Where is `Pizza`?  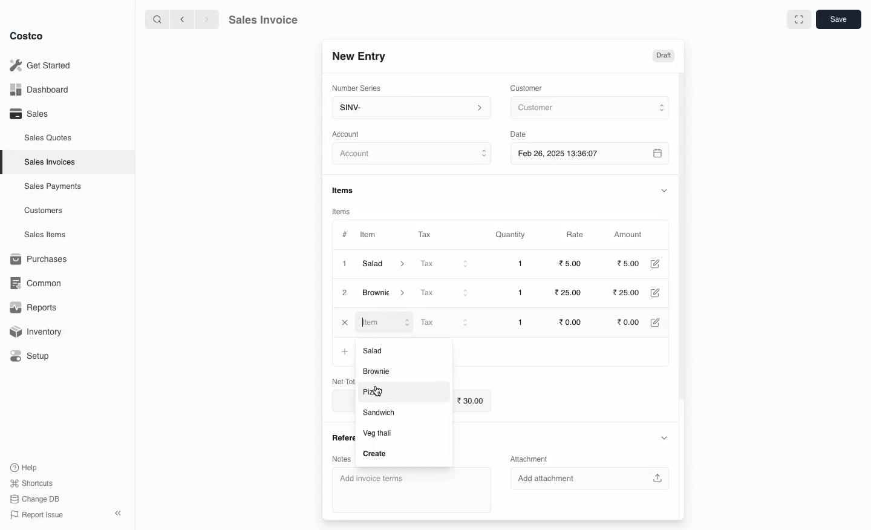
Pizza is located at coordinates (376, 393).